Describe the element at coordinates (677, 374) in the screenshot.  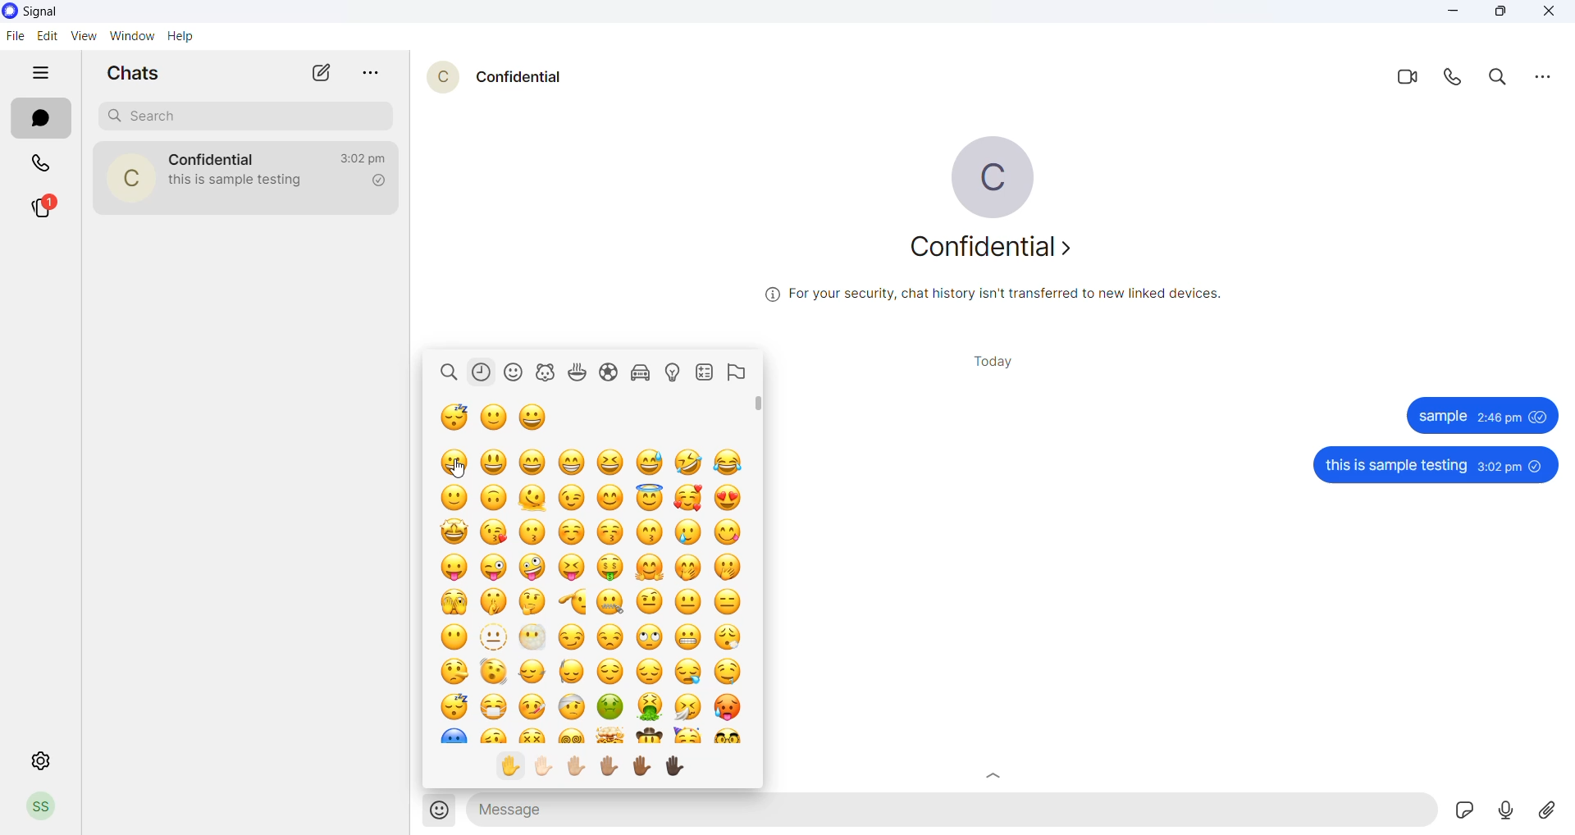
I see `bulb related emojis` at that location.